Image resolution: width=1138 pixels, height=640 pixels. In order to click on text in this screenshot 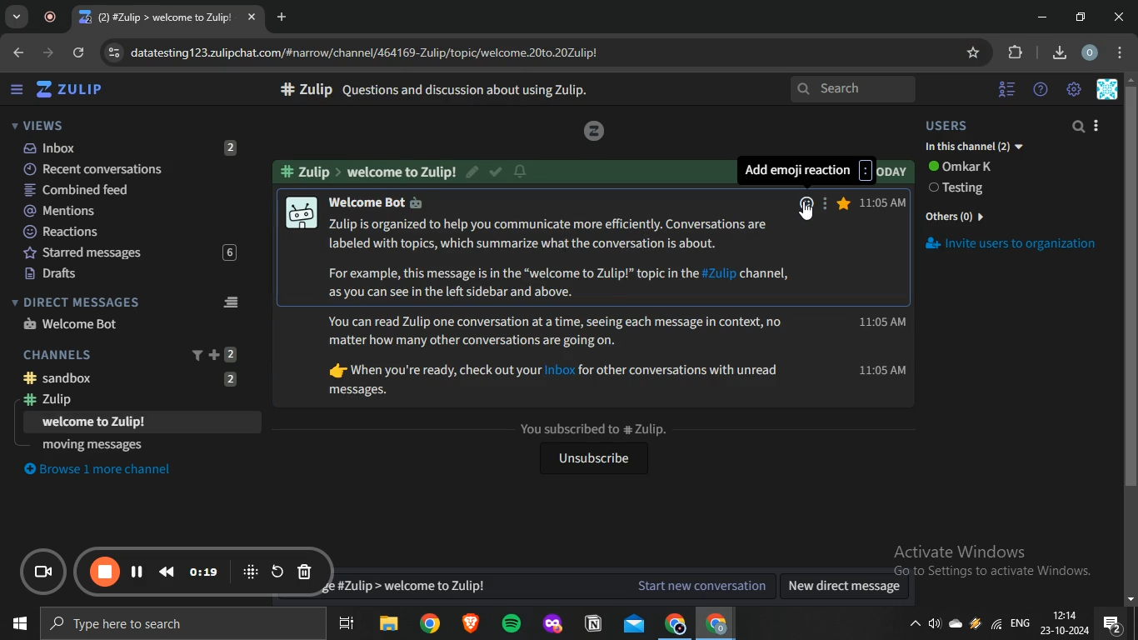, I will do `click(964, 167)`.